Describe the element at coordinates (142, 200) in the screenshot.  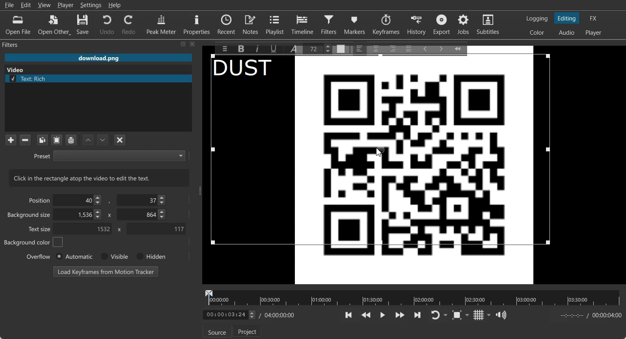
I see `Position Y- Coordinate` at that location.